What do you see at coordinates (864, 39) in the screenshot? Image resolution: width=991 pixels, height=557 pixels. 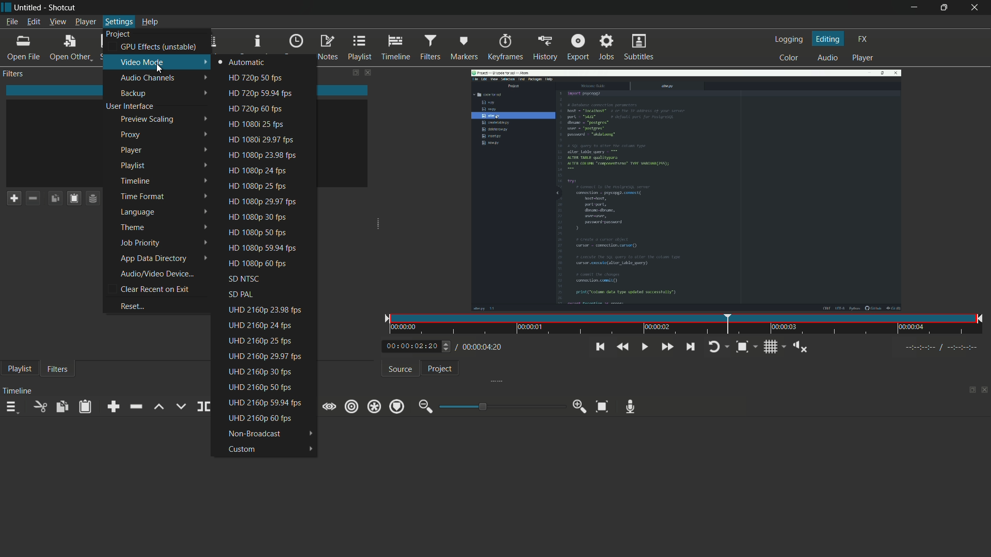 I see `fx` at bounding box center [864, 39].